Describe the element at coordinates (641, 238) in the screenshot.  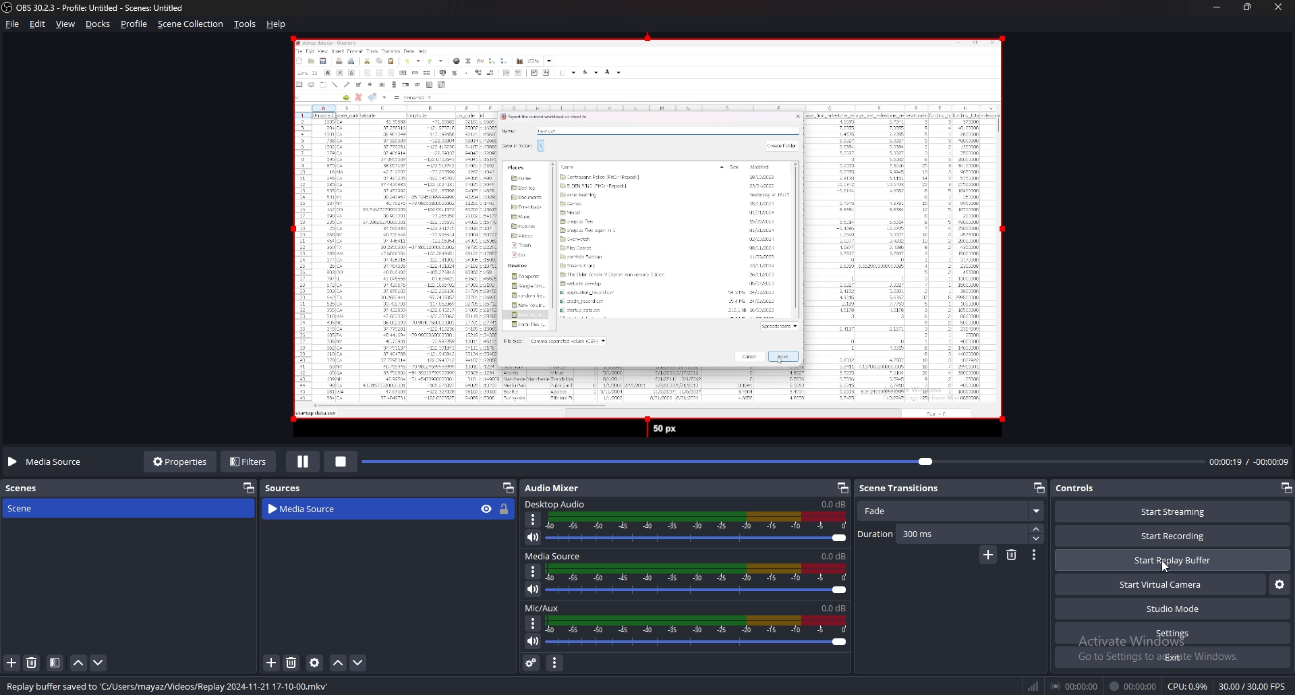
I see `media` at that location.